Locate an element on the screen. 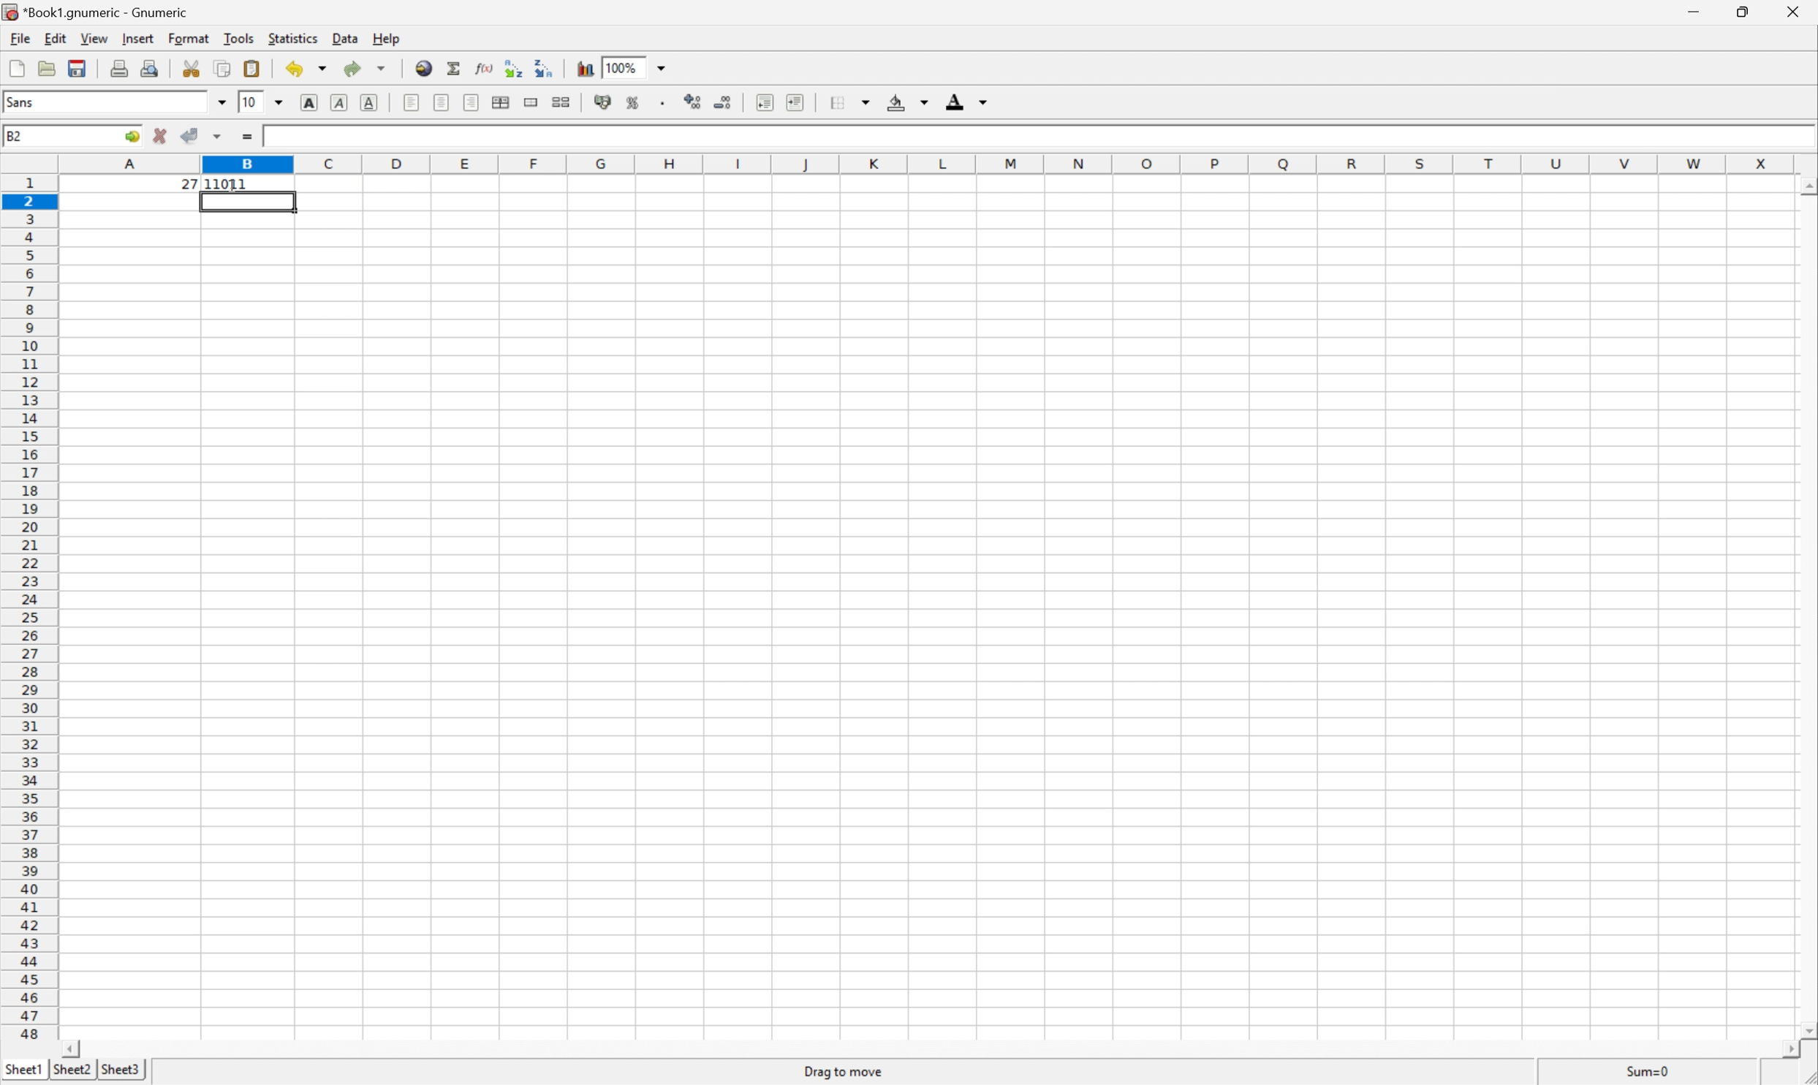 The image size is (1818, 1085). Enter formula is located at coordinates (250, 138).